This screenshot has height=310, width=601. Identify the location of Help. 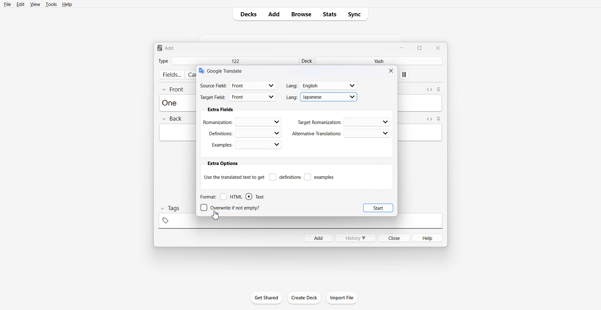
(67, 4).